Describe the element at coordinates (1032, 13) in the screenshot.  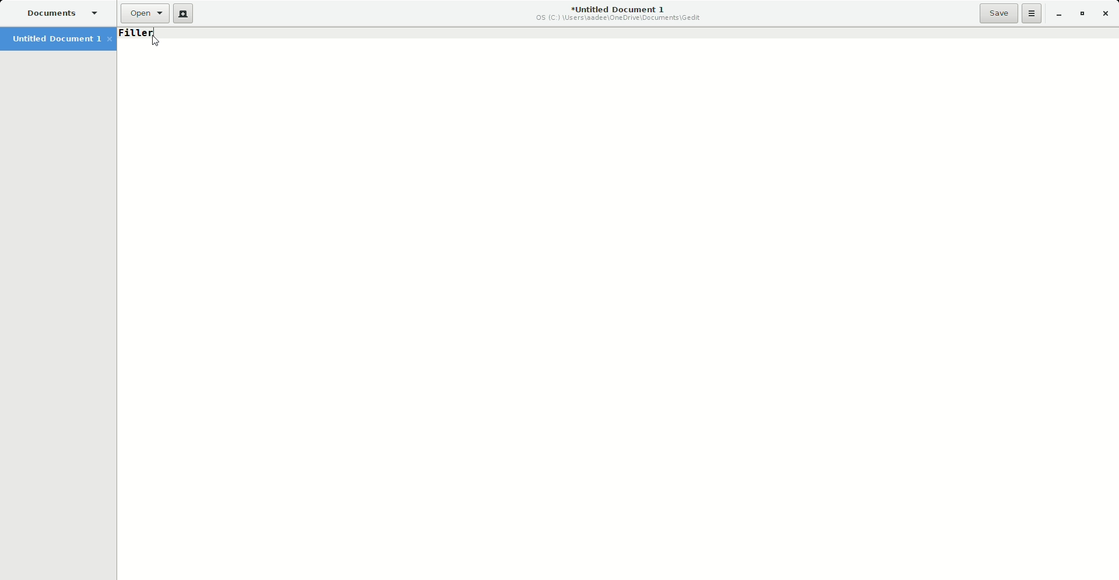
I see `Options` at that location.